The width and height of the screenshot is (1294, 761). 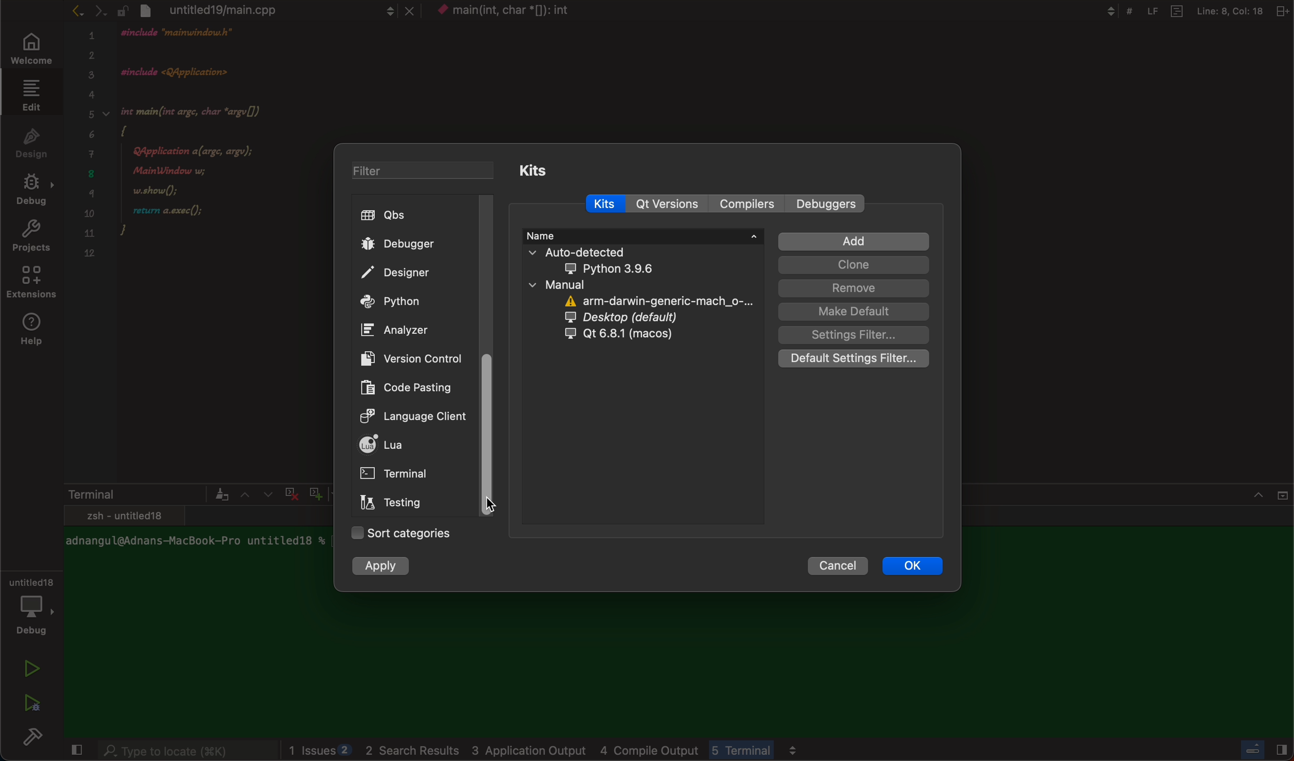 I want to click on Scroller , so click(x=496, y=436).